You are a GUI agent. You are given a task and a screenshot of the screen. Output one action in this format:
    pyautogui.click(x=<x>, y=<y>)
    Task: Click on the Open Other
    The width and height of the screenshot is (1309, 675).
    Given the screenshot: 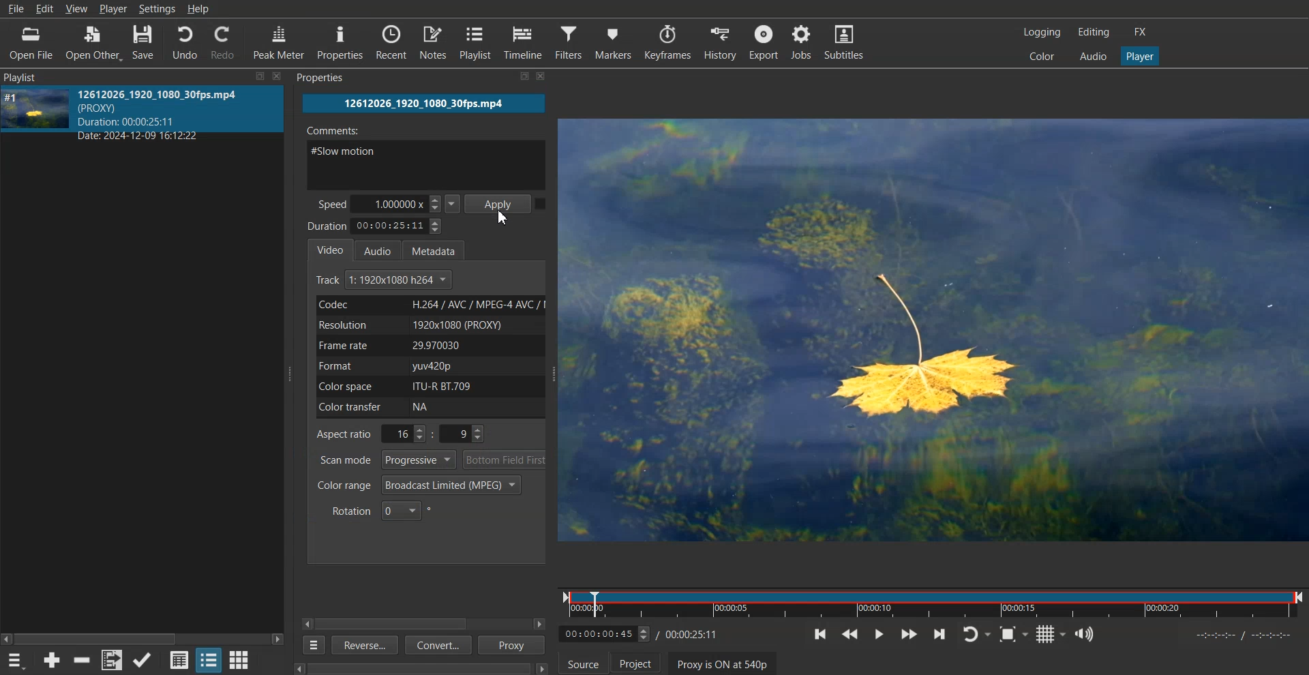 What is the action you would take?
    pyautogui.click(x=92, y=42)
    